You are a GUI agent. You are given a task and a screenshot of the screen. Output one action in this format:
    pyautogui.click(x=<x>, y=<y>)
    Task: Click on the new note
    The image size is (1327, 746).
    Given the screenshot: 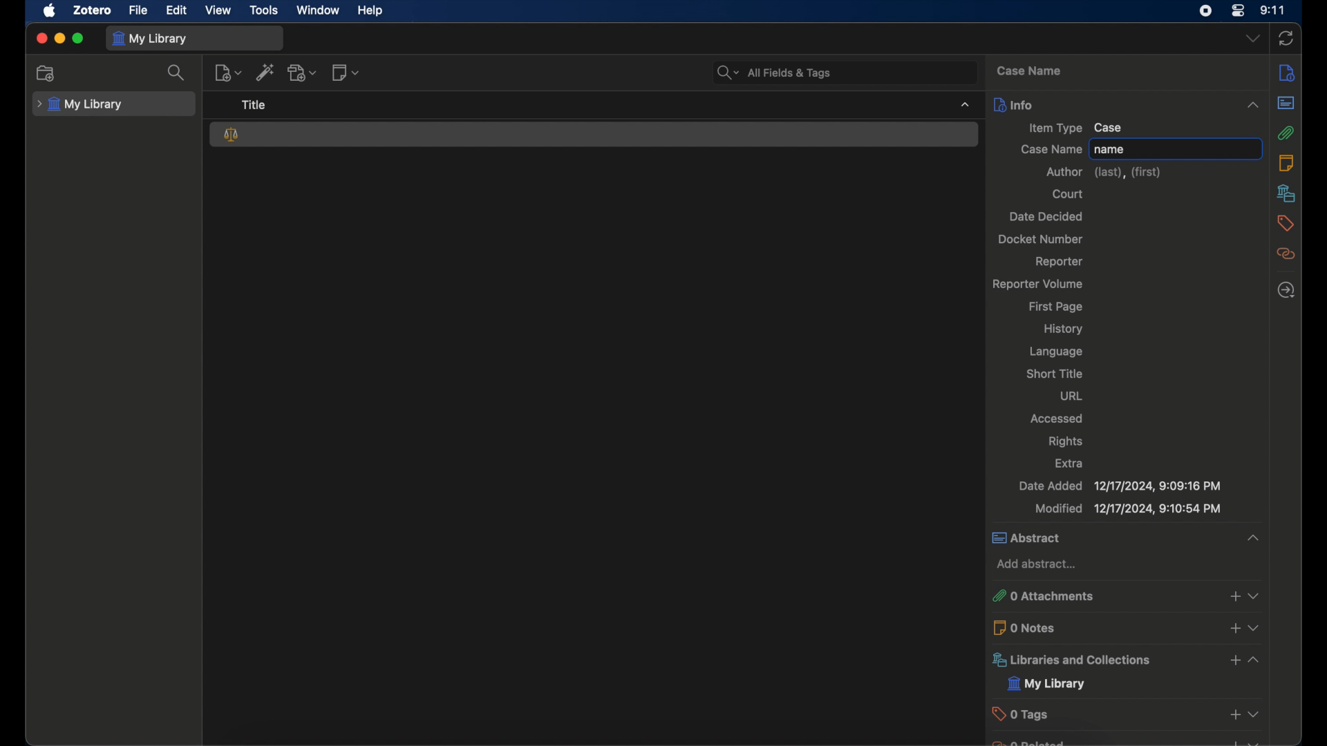 What is the action you would take?
    pyautogui.click(x=346, y=73)
    